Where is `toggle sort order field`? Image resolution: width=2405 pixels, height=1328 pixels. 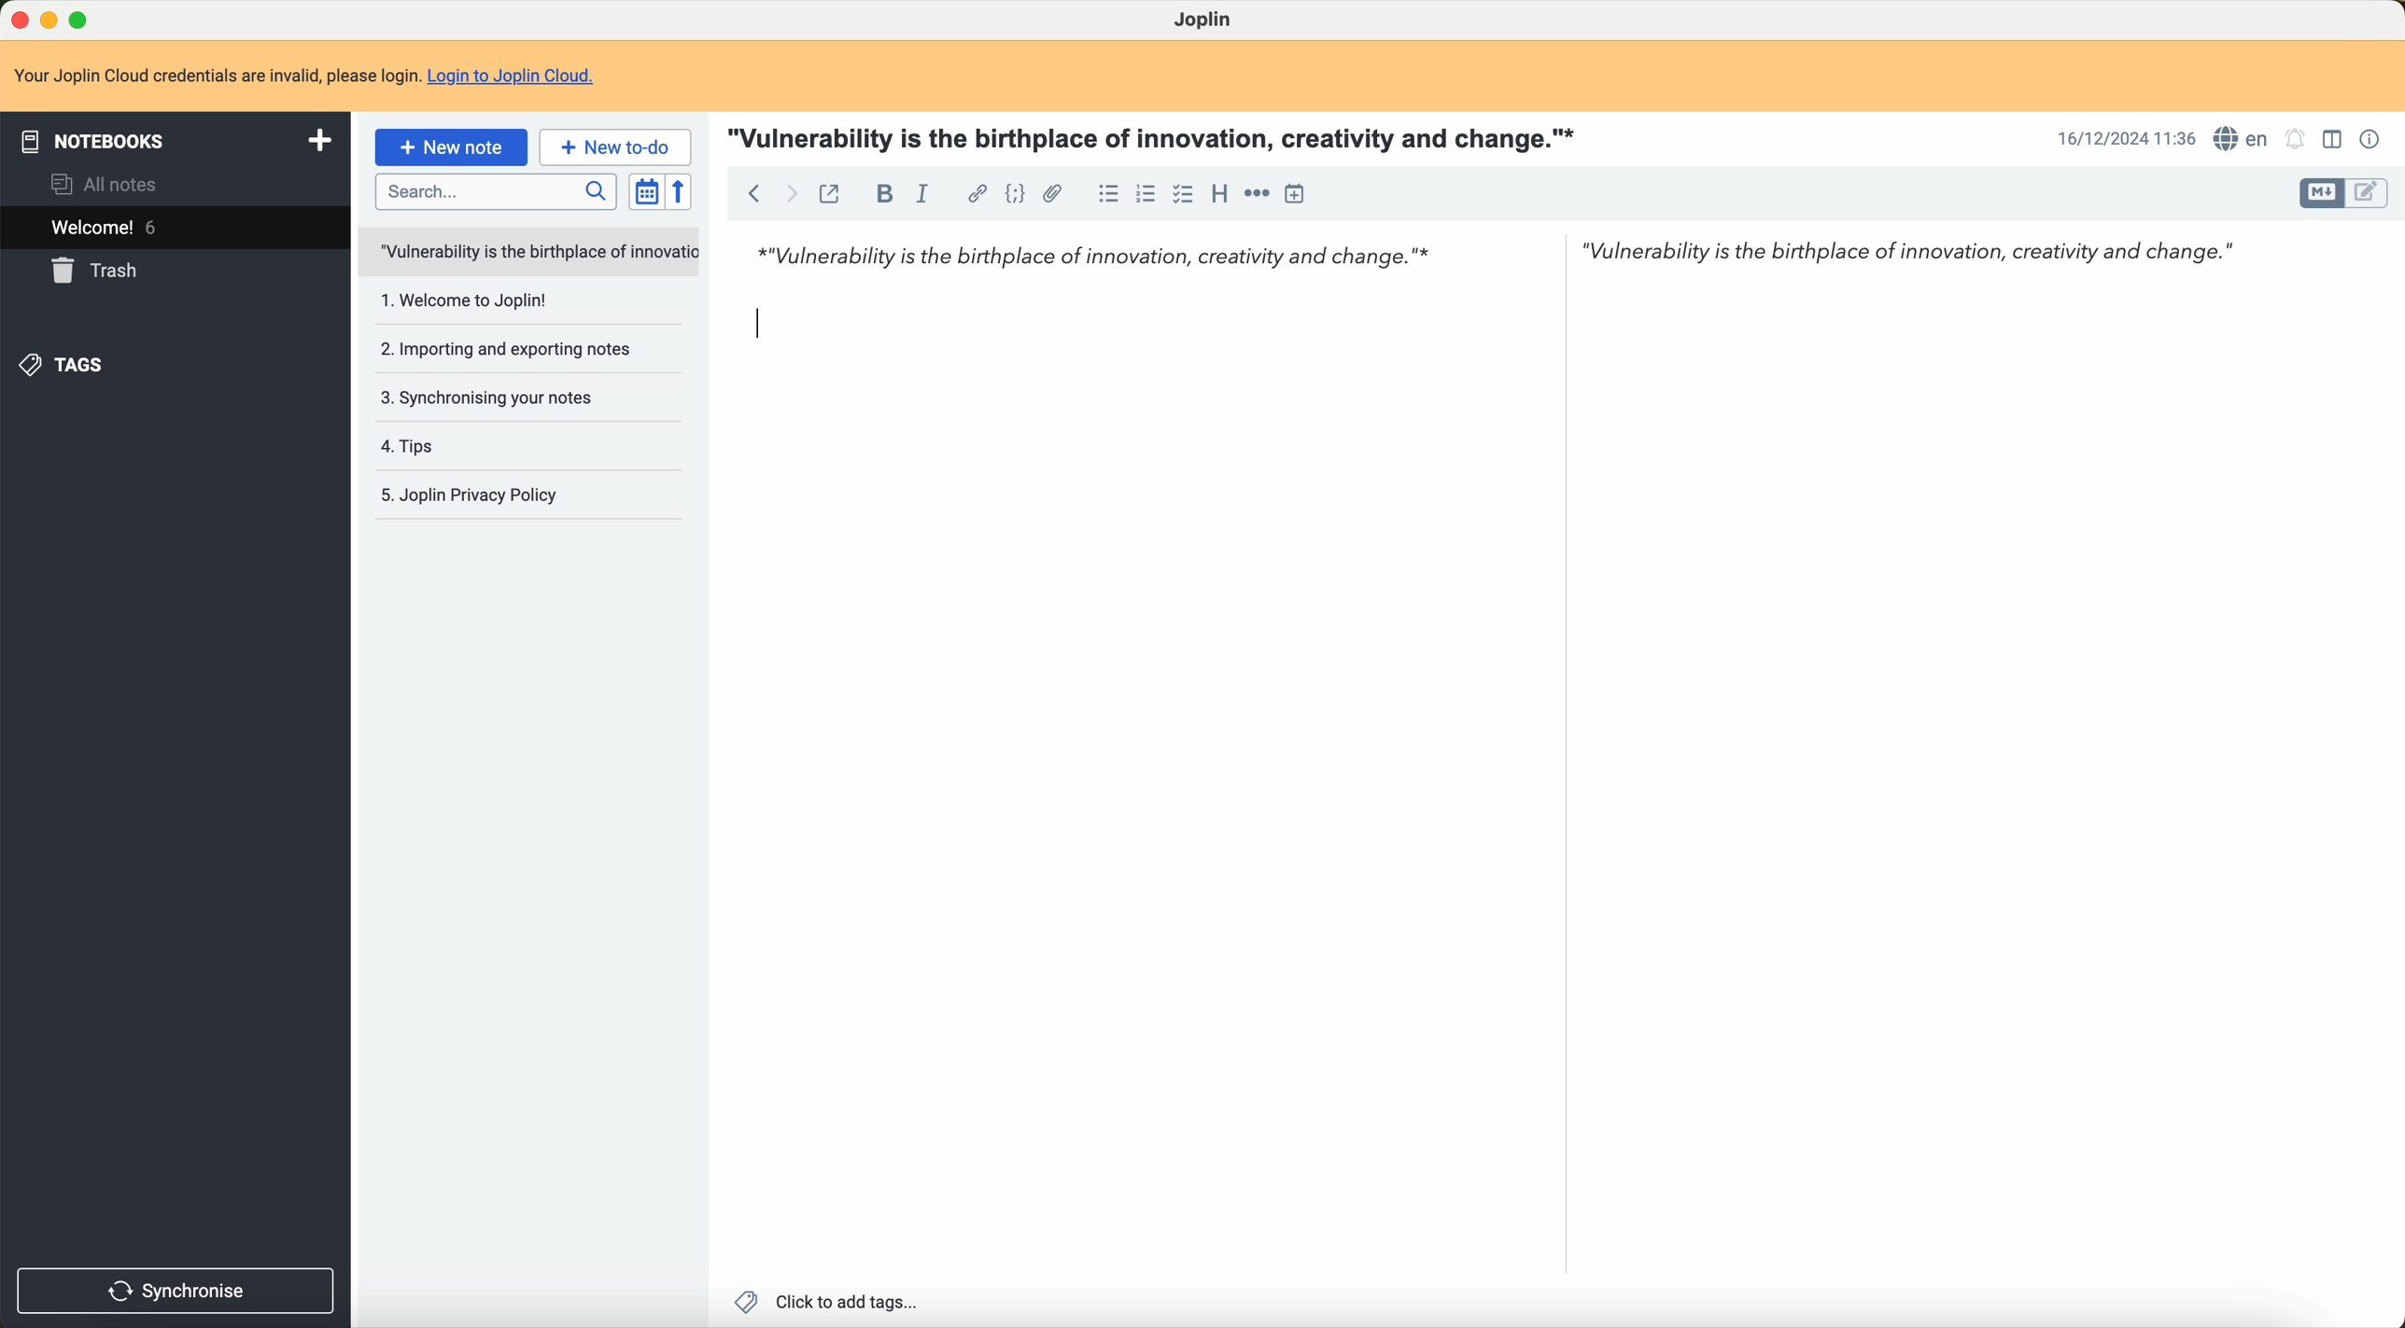 toggle sort order field is located at coordinates (643, 193).